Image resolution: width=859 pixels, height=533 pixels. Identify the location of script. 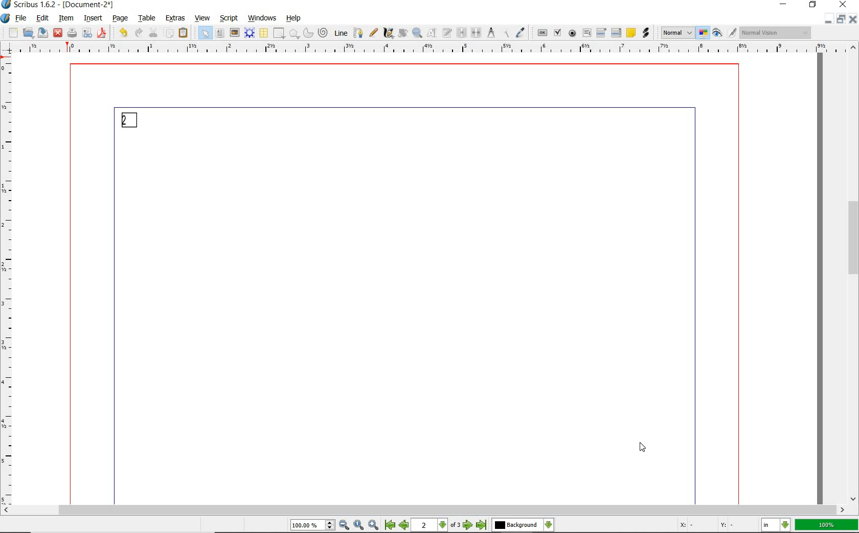
(230, 18).